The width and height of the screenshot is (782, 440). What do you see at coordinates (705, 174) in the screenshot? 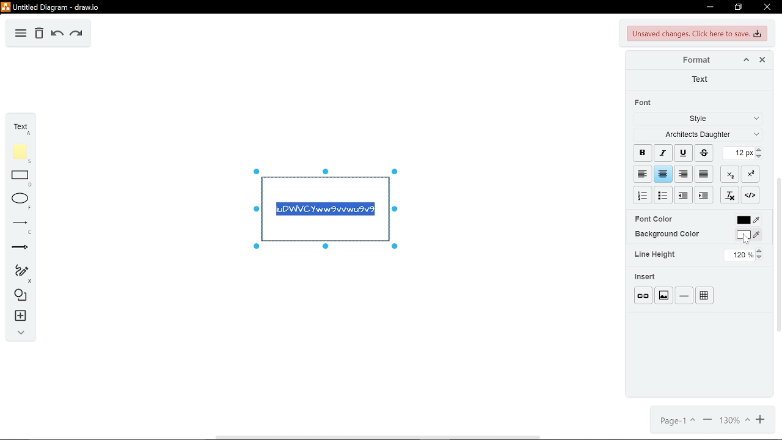
I see `justified` at bounding box center [705, 174].